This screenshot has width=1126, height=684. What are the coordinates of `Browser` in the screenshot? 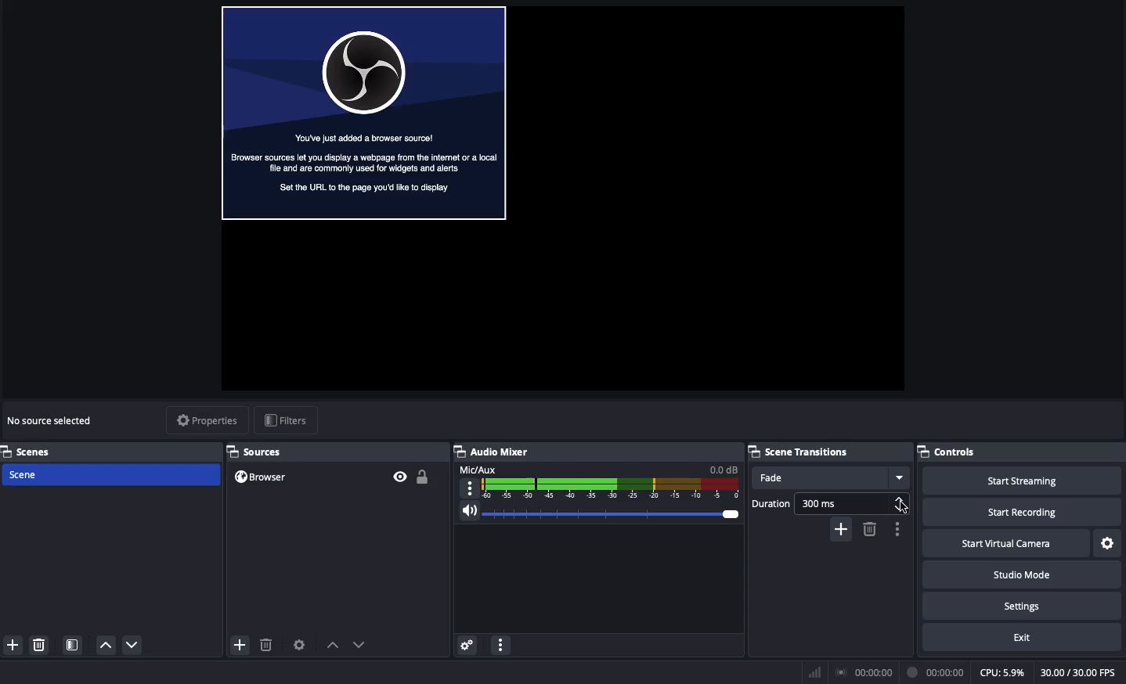 It's located at (263, 477).